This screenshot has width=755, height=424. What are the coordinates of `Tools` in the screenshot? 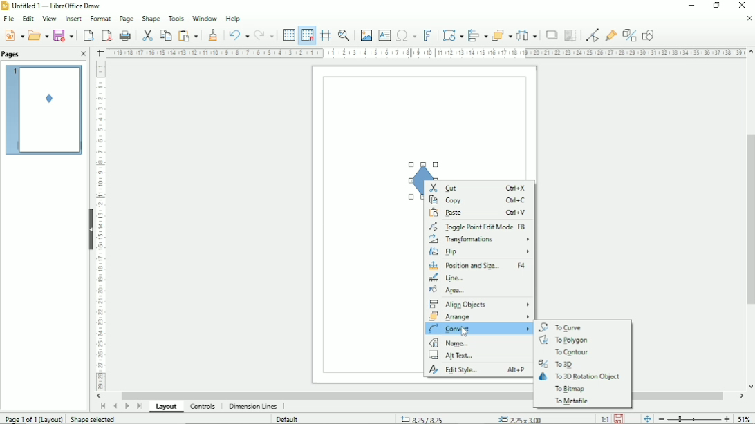 It's located at (176, 18).